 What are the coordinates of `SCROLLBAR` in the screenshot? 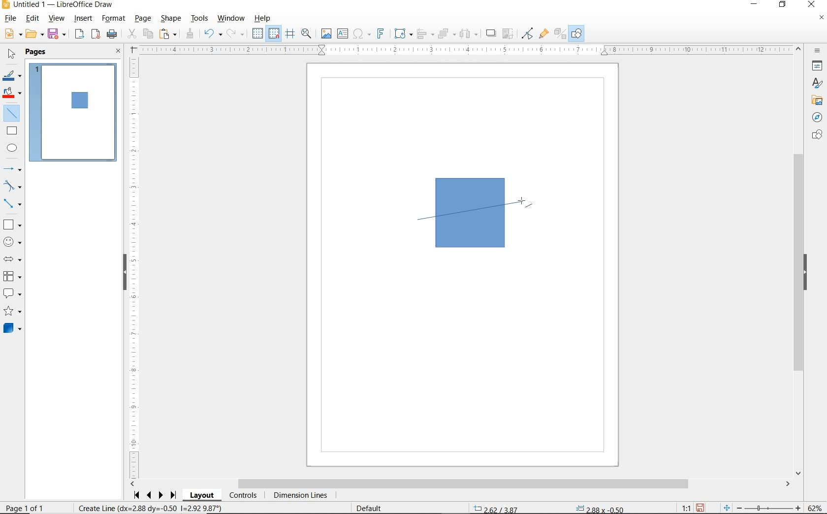 It's located at (460, 484).